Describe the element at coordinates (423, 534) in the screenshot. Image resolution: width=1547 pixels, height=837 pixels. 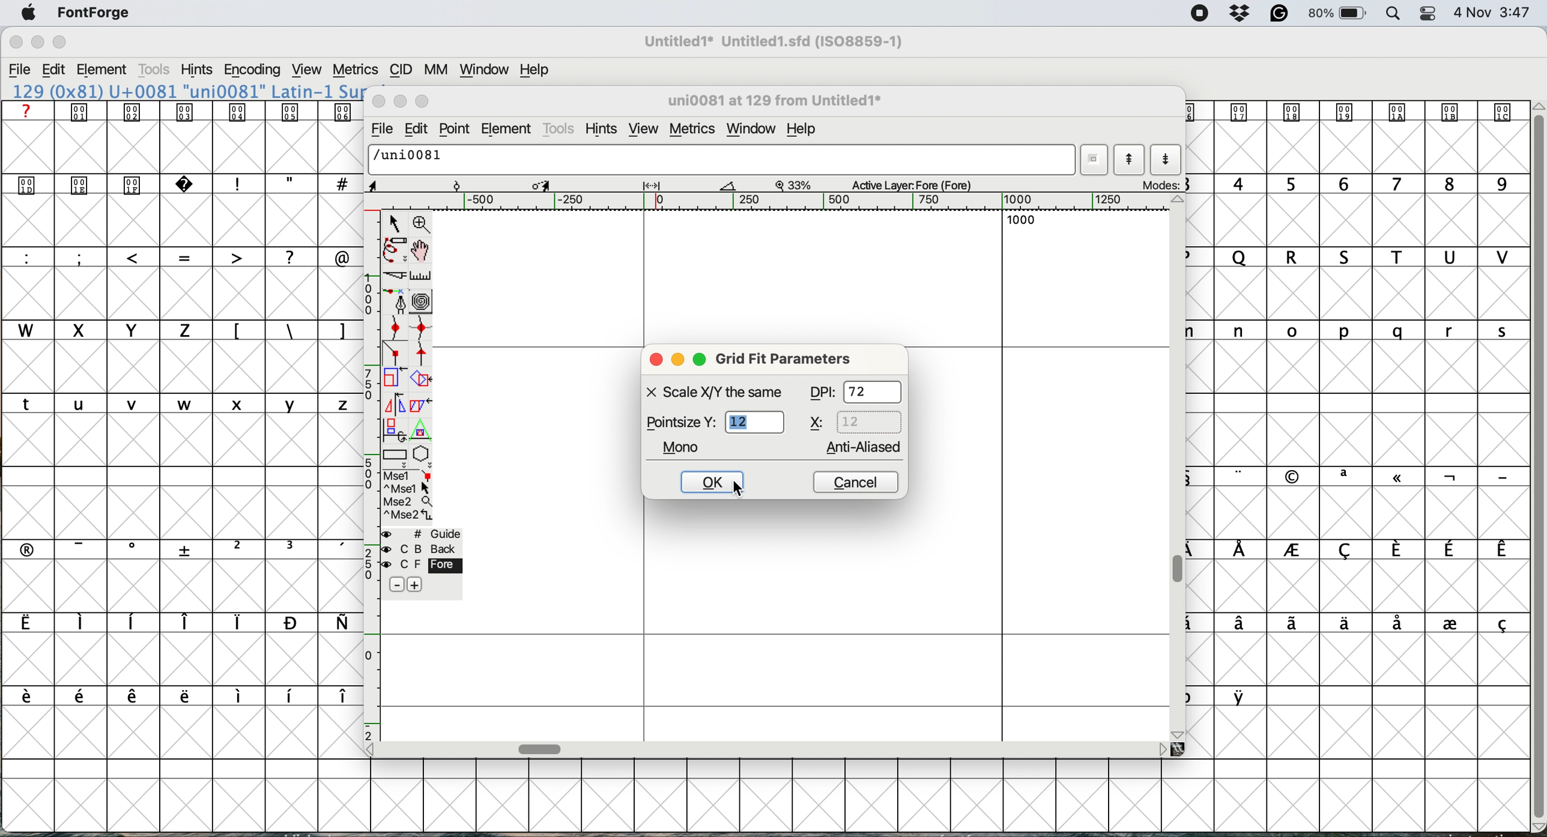
I see `# Guide` at that location.